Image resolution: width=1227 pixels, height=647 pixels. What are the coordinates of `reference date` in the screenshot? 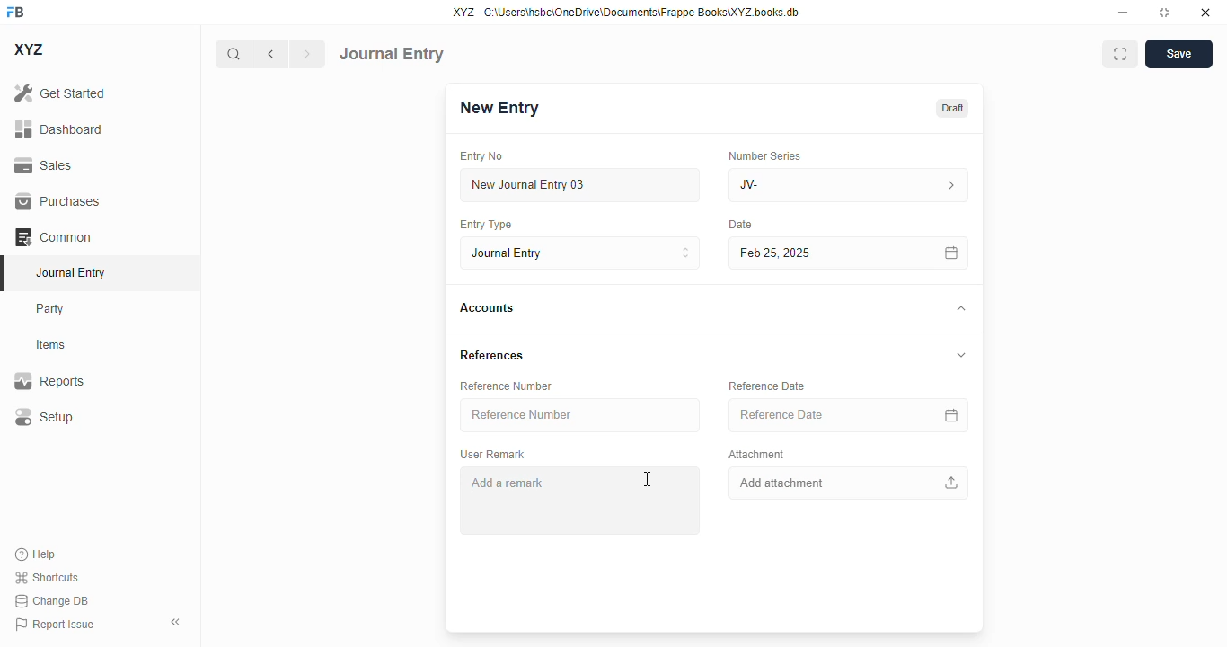 It's located at (810, 415).